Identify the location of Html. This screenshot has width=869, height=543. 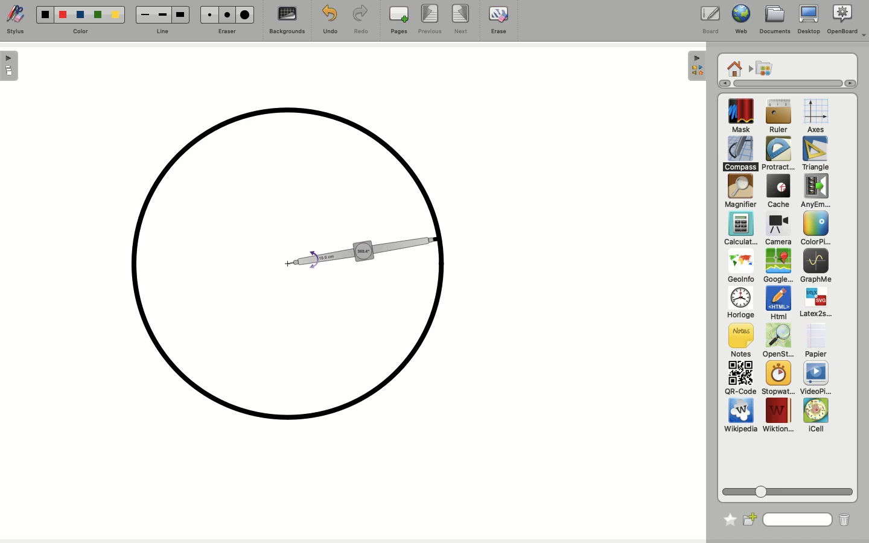
(777, 304).